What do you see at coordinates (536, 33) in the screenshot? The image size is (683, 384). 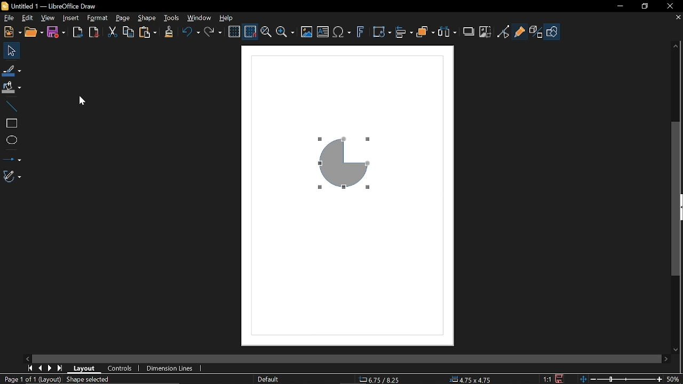 I see `Toggle extrusion` at bounding box center [536, 33].